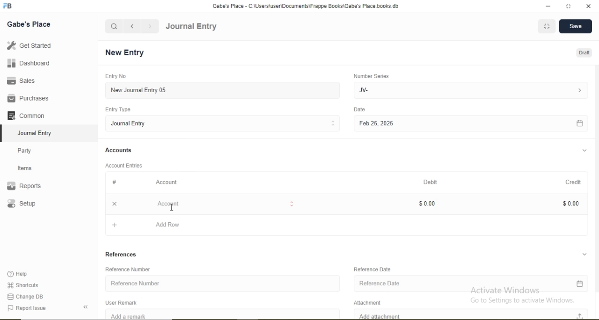  Describe the element at coordinates (224, 123) in the screenshot. I see `Journal Entry` at that location.